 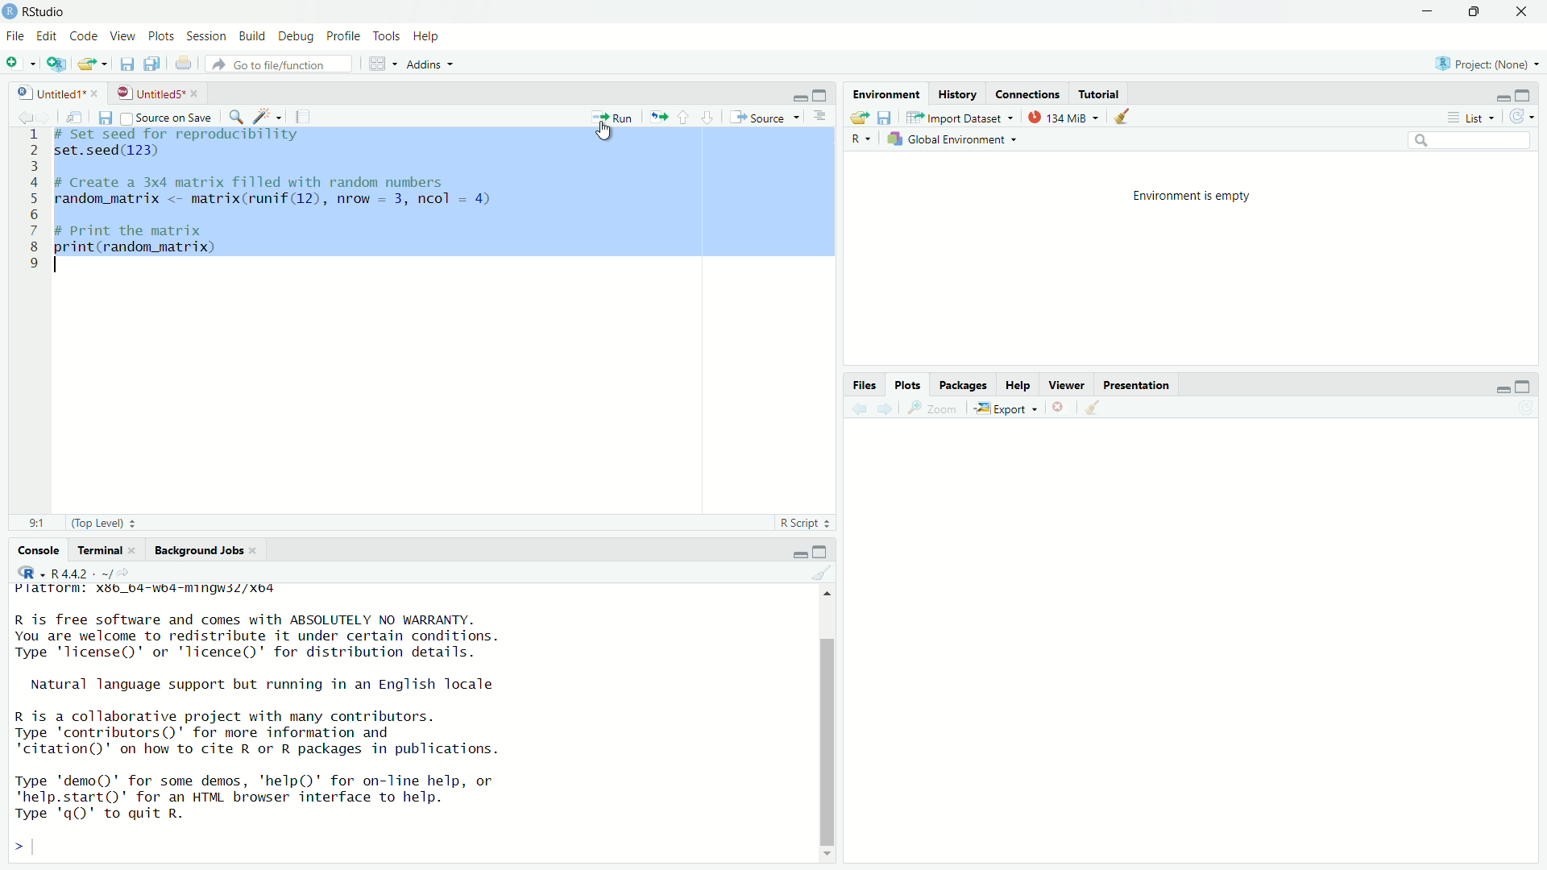 I want to click on maximise, so click(x=1528, y=387).